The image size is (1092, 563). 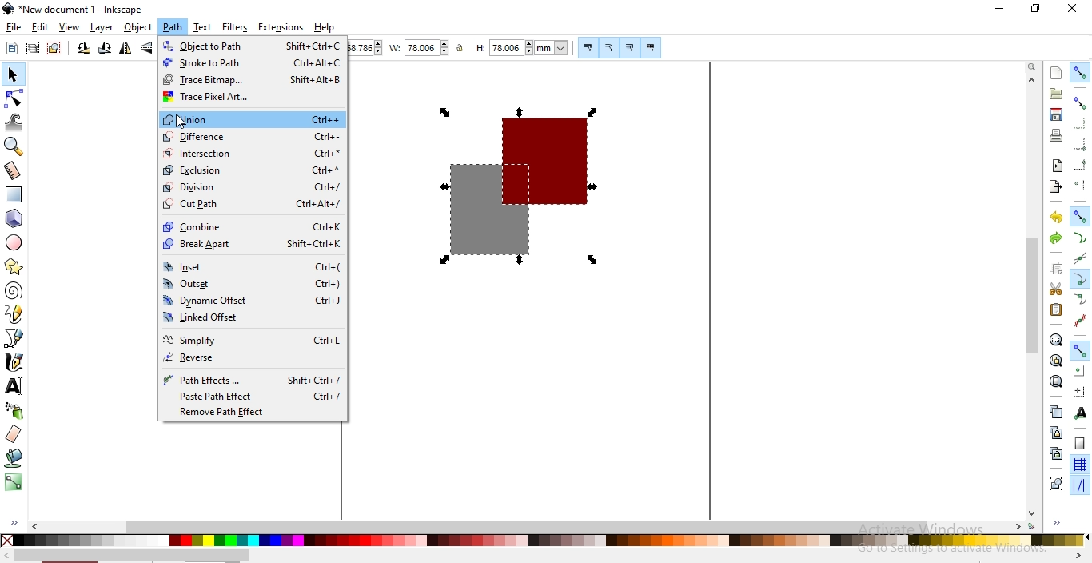 What do you see at coordinates (1081, 165) in the screenshot?
I see `snap midpoints of bounding box edges` at bounding box center [1081, 165].